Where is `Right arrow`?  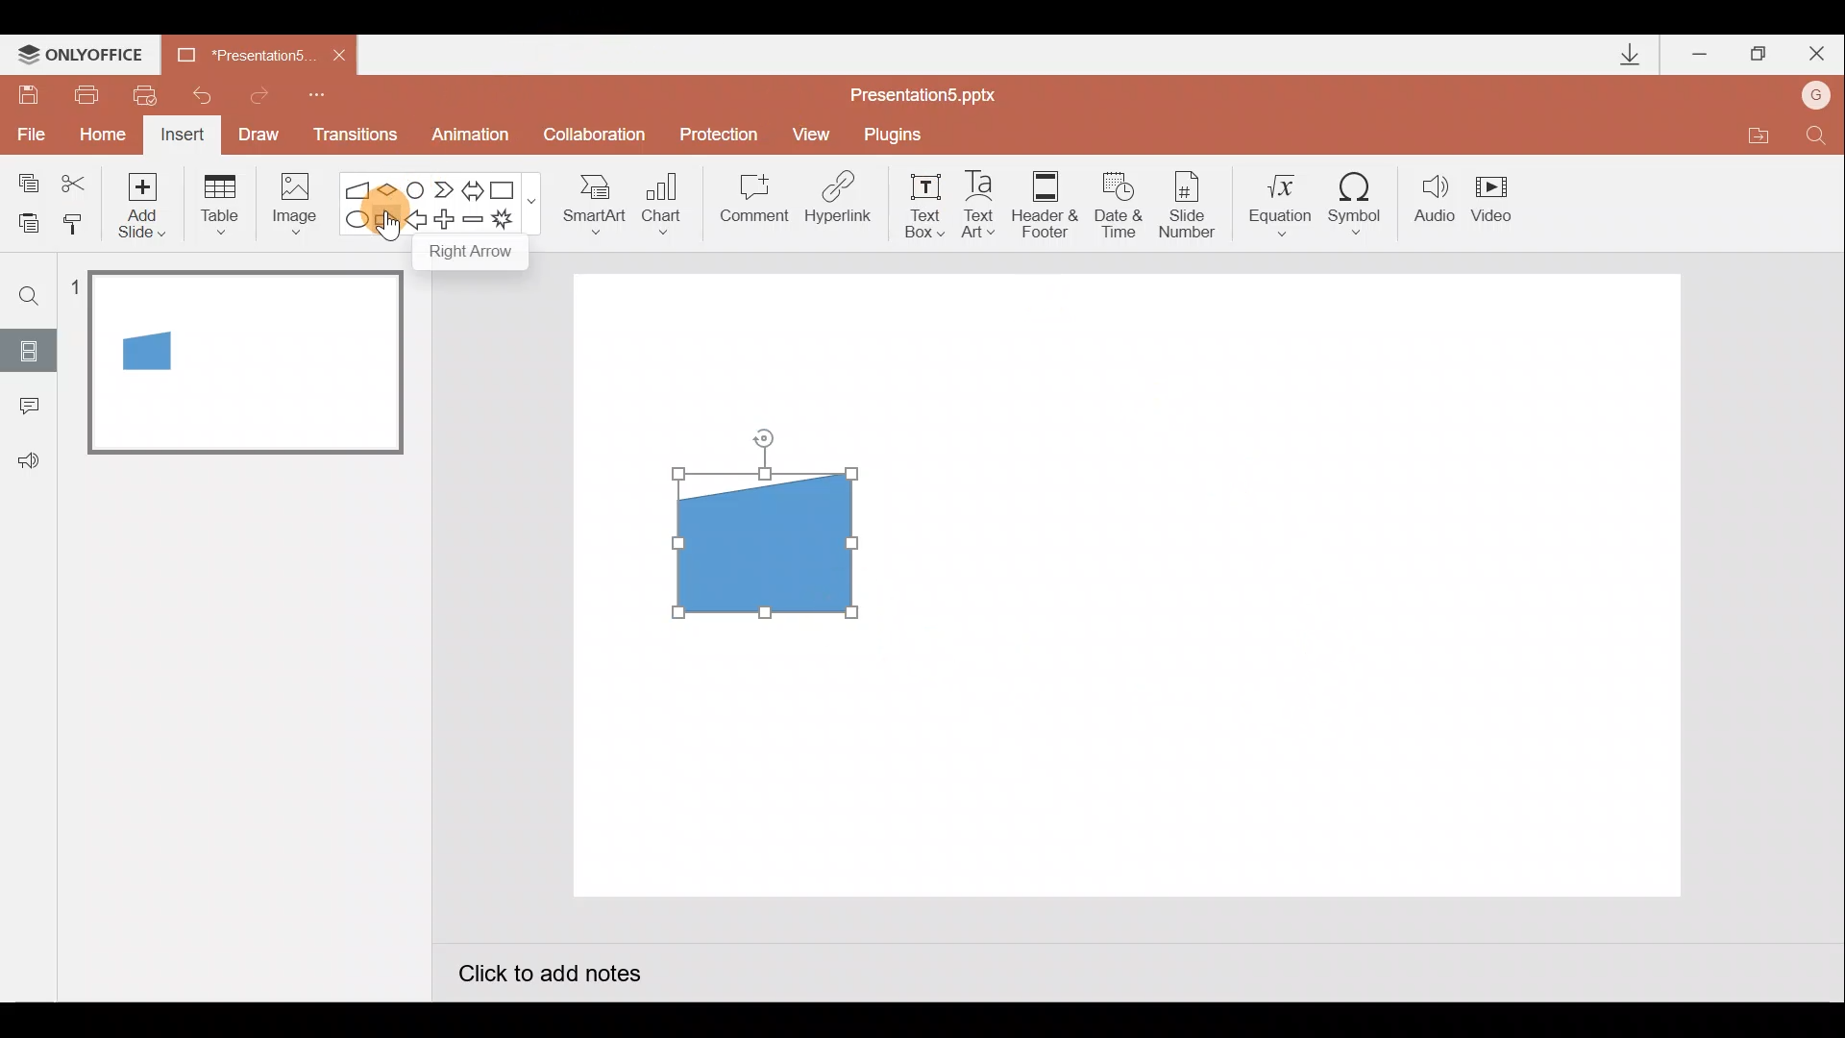
Right arrow is located at coordinates (473, 255).